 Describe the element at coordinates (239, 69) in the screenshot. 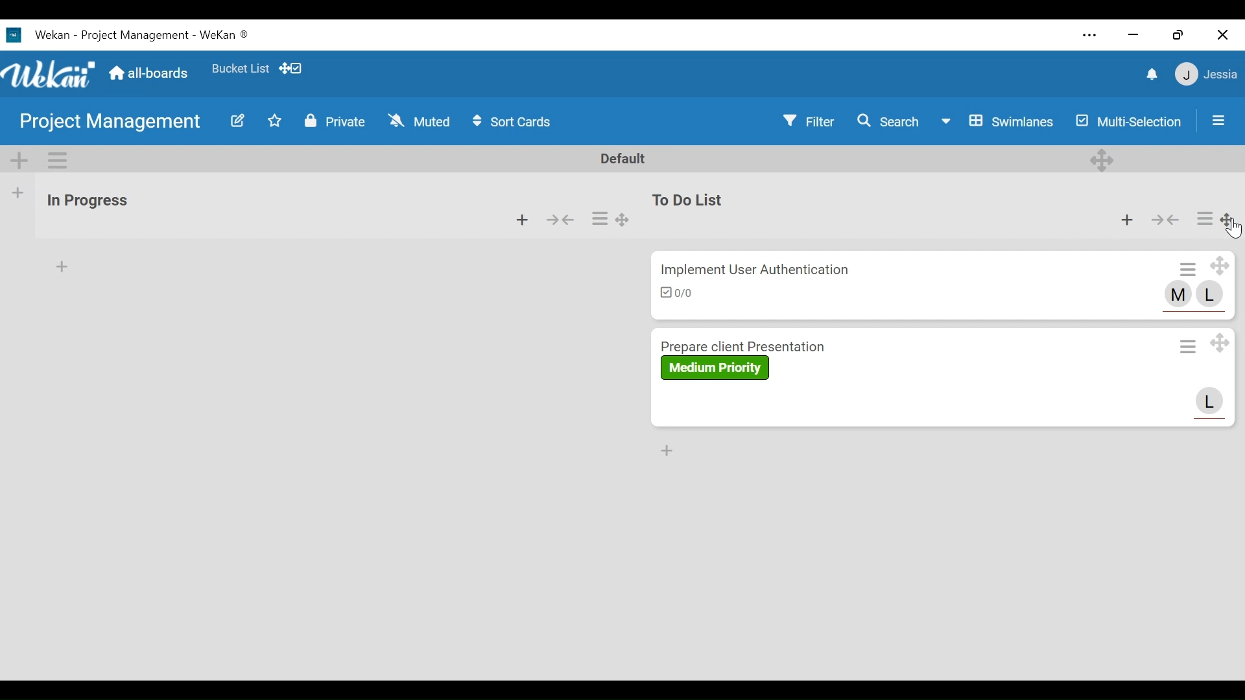

I see `Favorite` at that location.